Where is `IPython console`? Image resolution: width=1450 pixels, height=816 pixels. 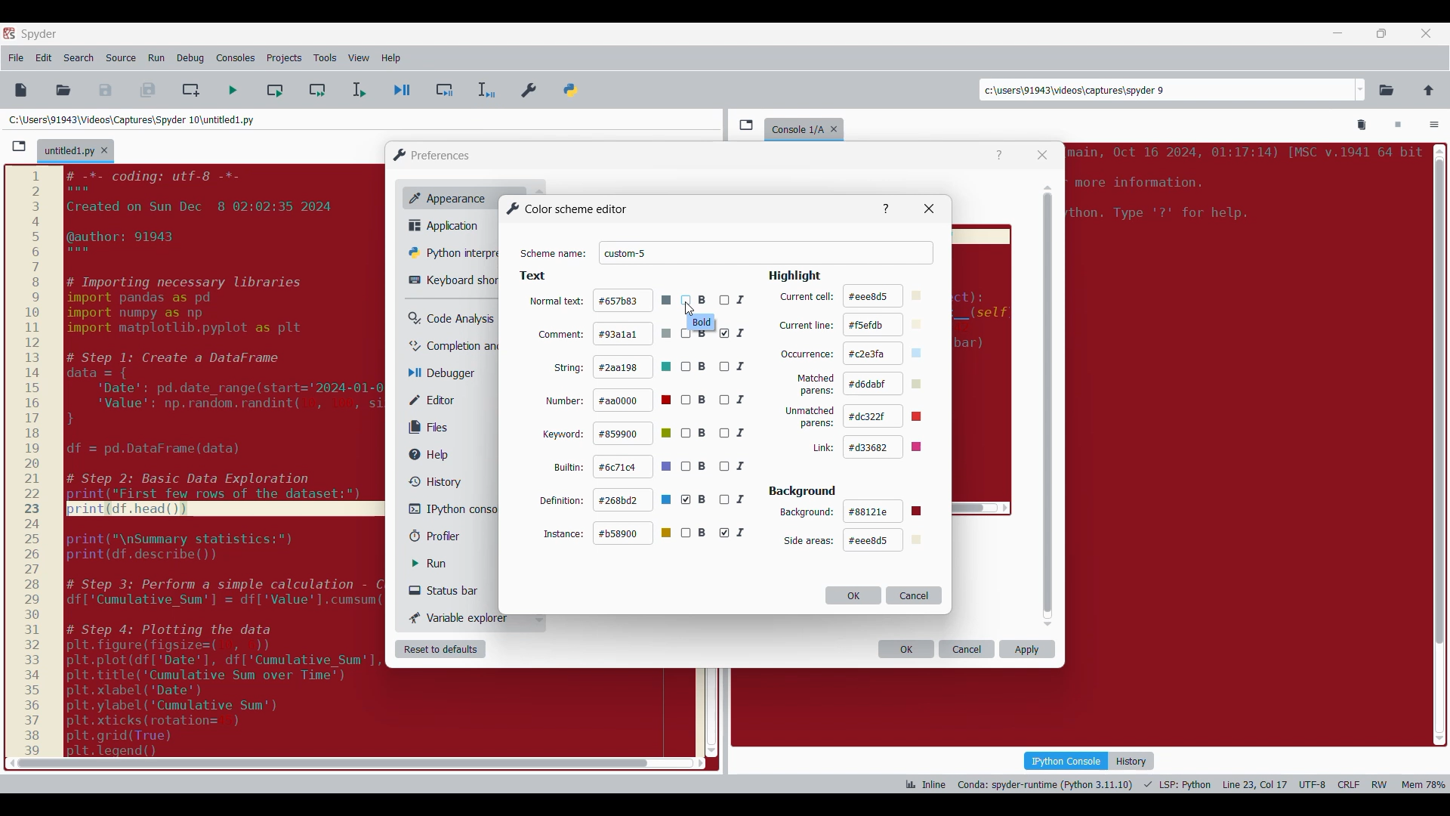
IPython console is located at coordinates (452, 508).